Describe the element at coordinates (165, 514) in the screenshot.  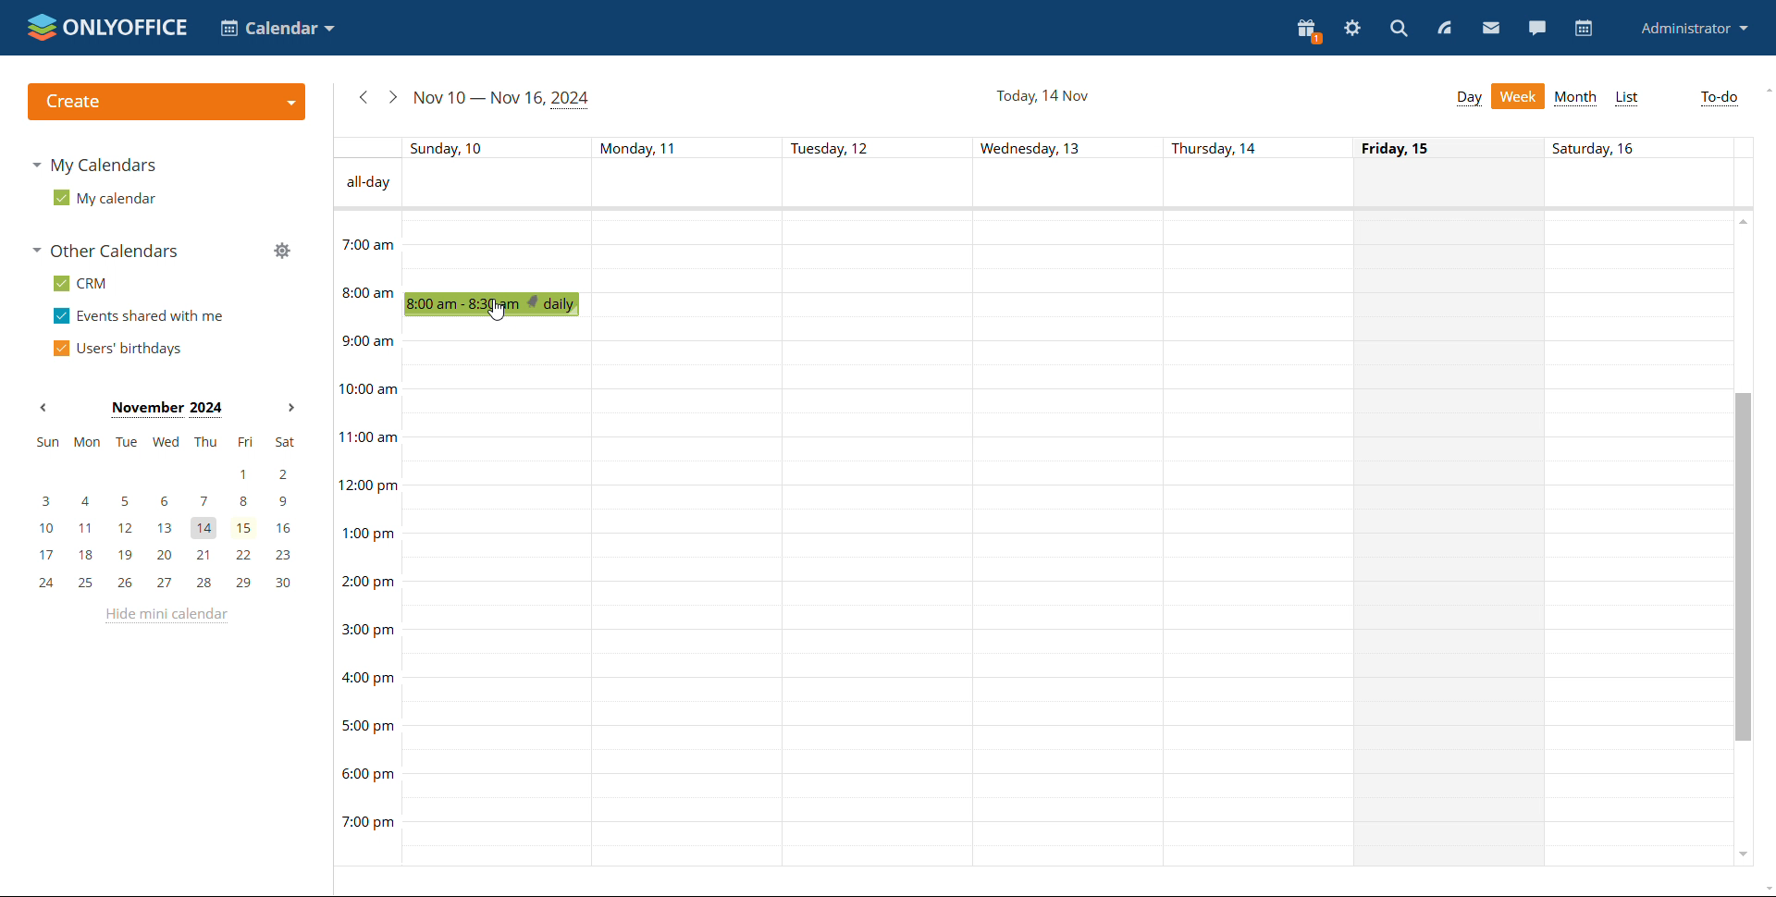
I see `mini calendar` at that location.